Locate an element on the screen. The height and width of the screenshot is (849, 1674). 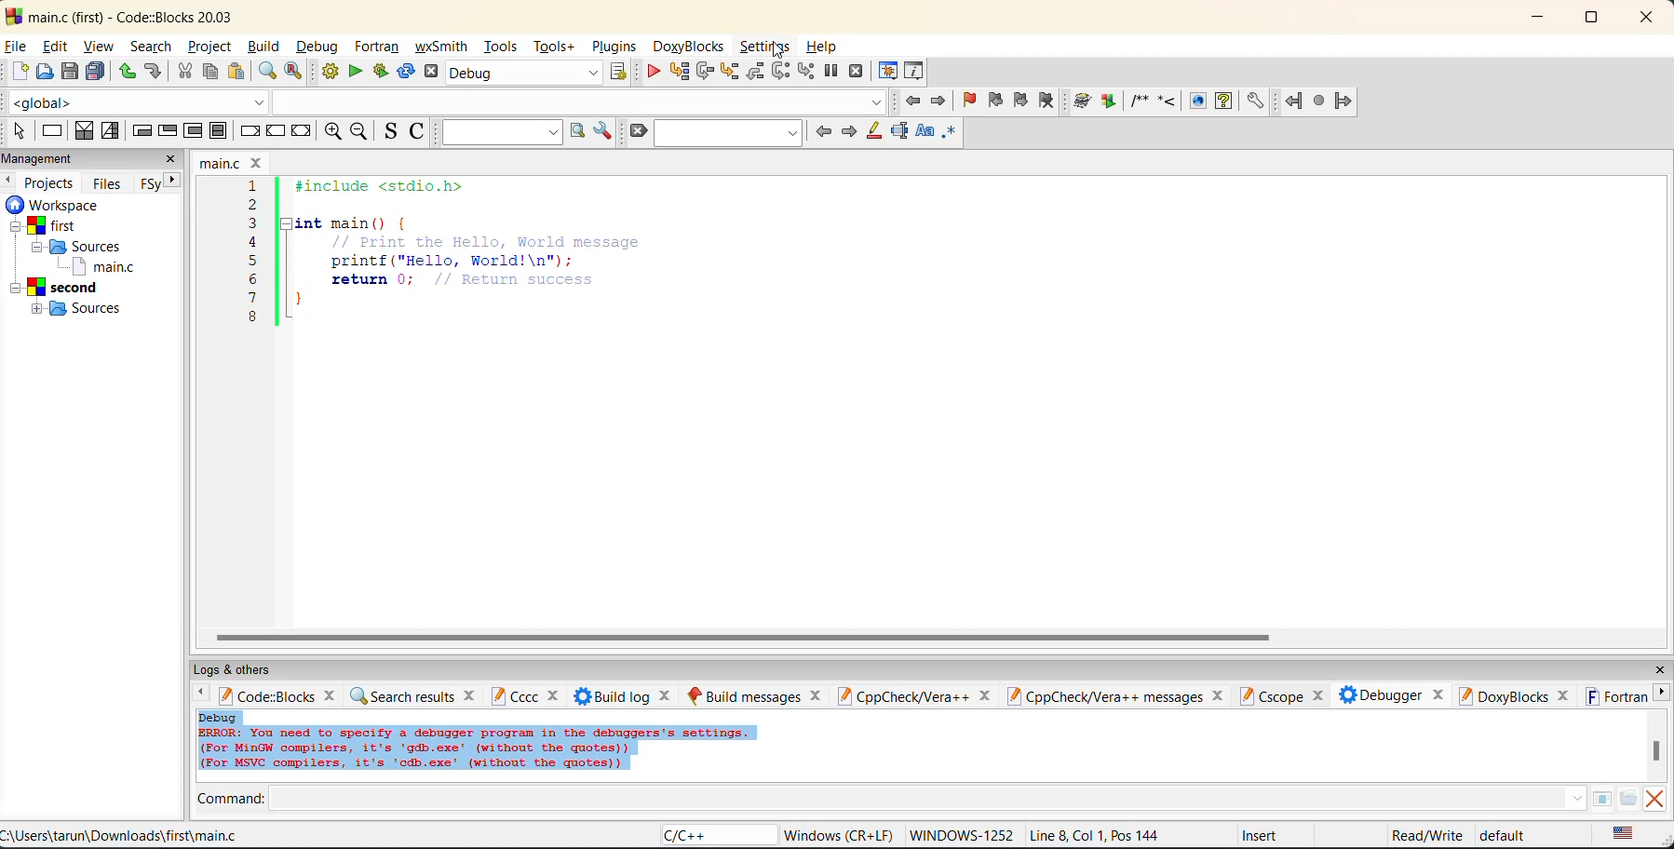
help is located at coordinates (826, 47).